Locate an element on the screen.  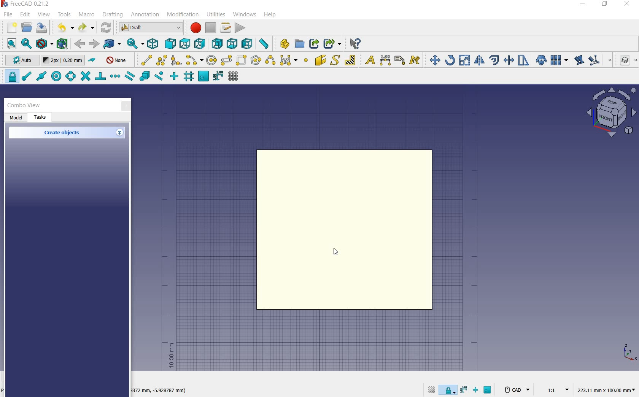
10mm is located at coordinates (171, 356).